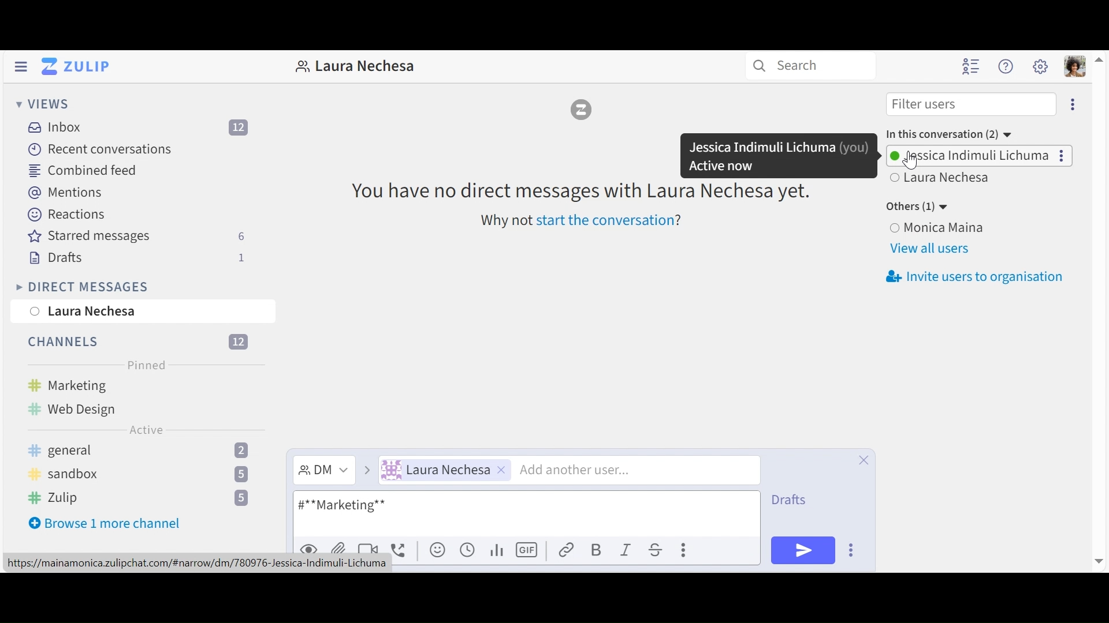  I want to click on Hide left Sidebar, so click(22, 66).